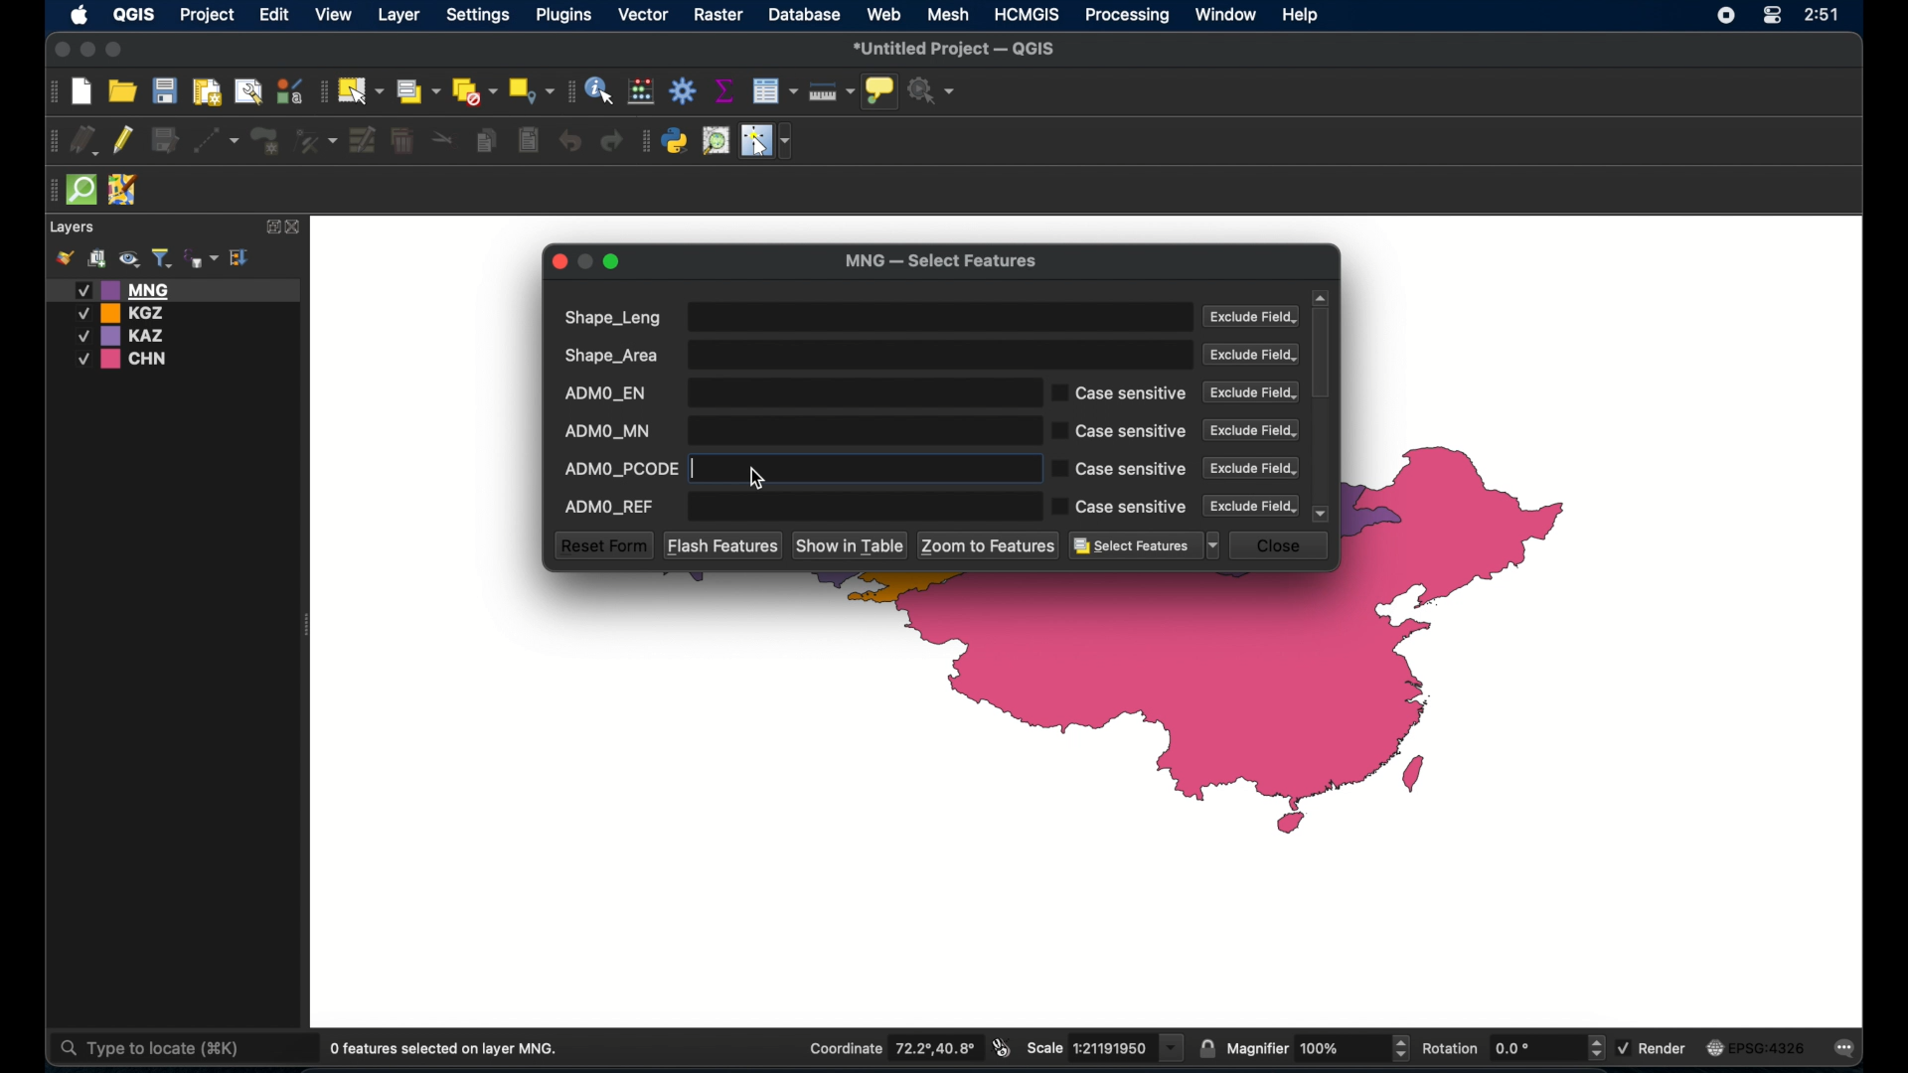 The image size is (1908, 1073). Describe the element at coordinates (852, 546) in the screenshot. I see `show in table` at that location.